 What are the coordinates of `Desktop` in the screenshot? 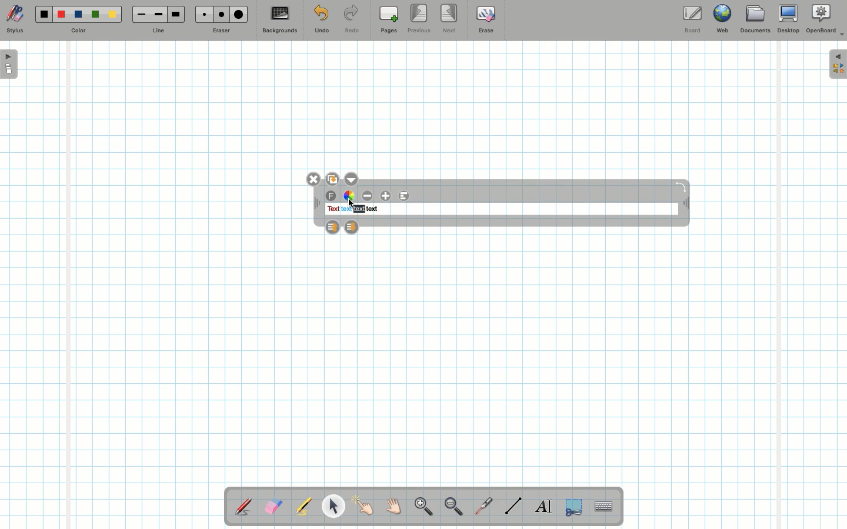 It's located at (790, 19).